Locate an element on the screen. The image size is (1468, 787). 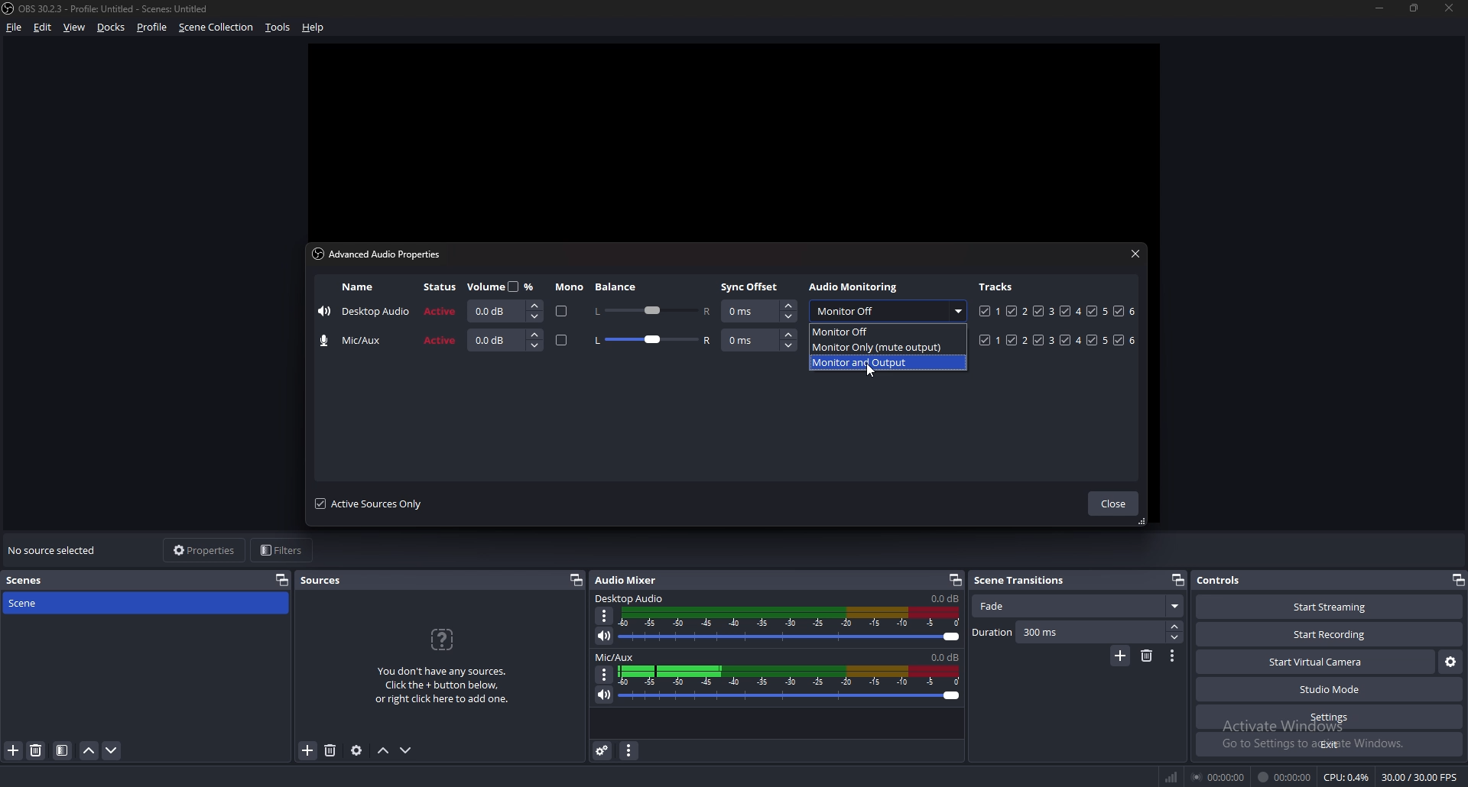
duration is located at coordinates (1067, 633).